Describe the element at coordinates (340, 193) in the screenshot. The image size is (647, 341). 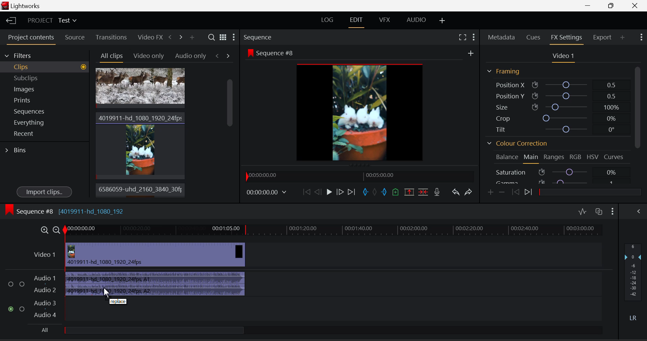
I see `Go Forward` at that location.